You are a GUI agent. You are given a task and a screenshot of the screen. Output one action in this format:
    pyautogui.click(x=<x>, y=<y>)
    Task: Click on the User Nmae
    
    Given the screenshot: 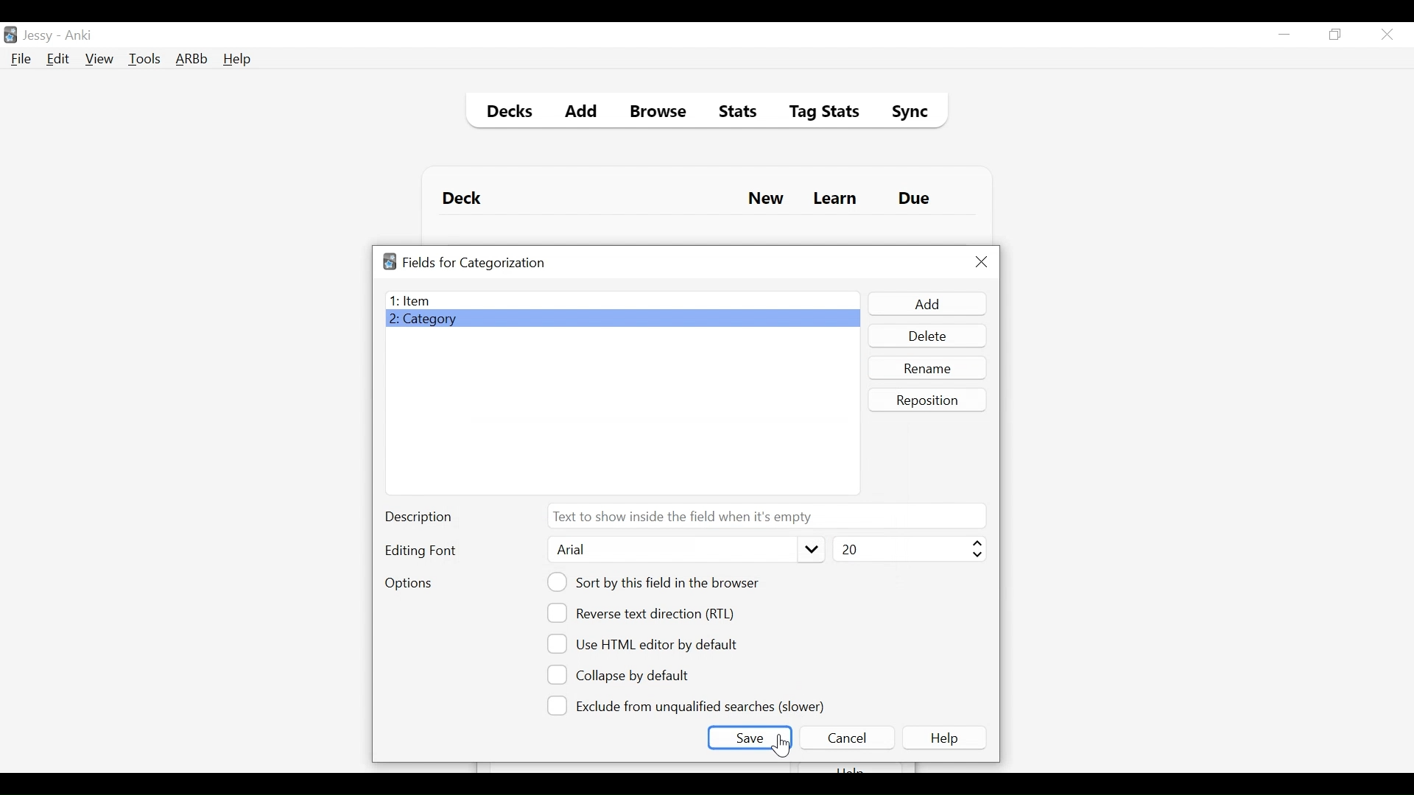 What is the action you would take?
    pyautogui.click(x=41, y=36)
    